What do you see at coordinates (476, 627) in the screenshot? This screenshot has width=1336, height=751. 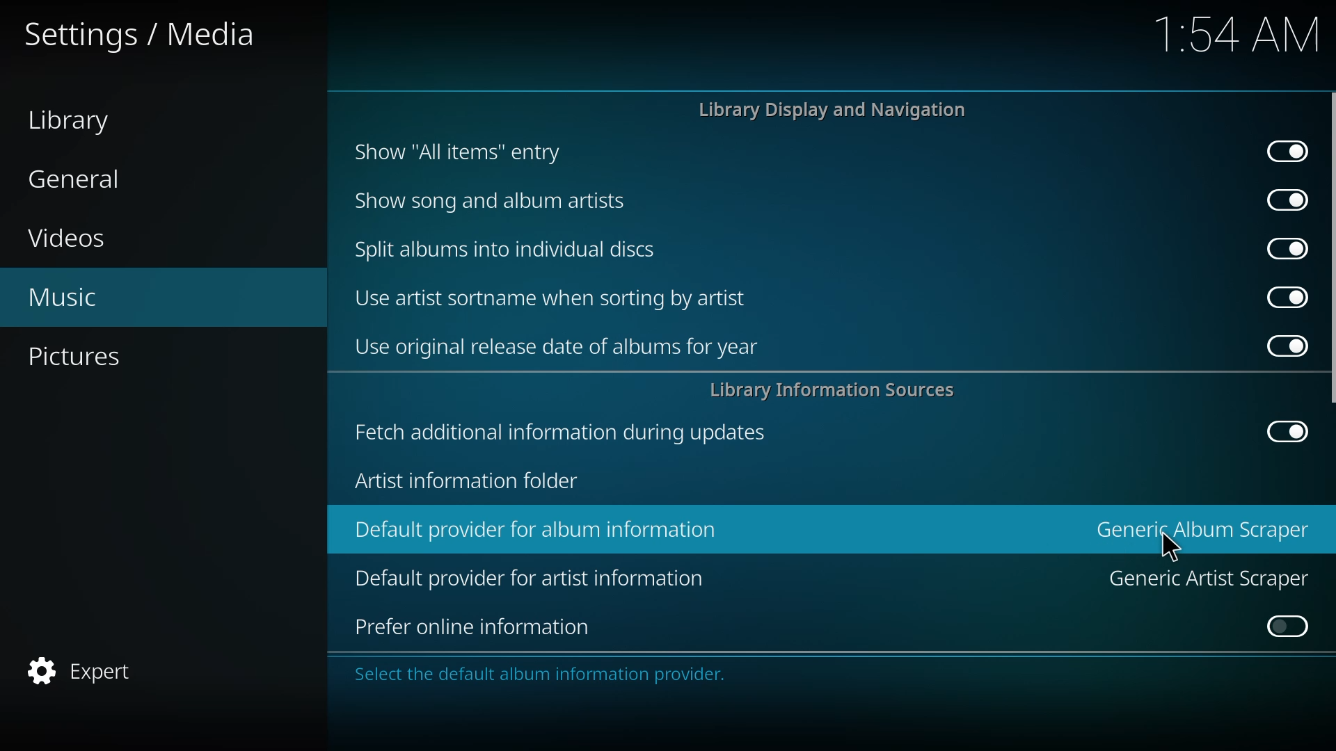 I see `prefer online information` at bounding box center [476, 627].